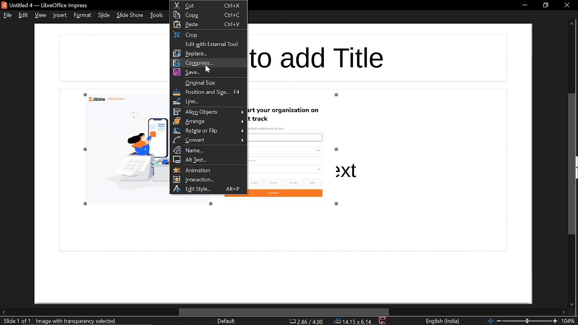  What do you see at coordinates (353, 321) in the screenshot?
I see `position` at bounding box center [353, 321].